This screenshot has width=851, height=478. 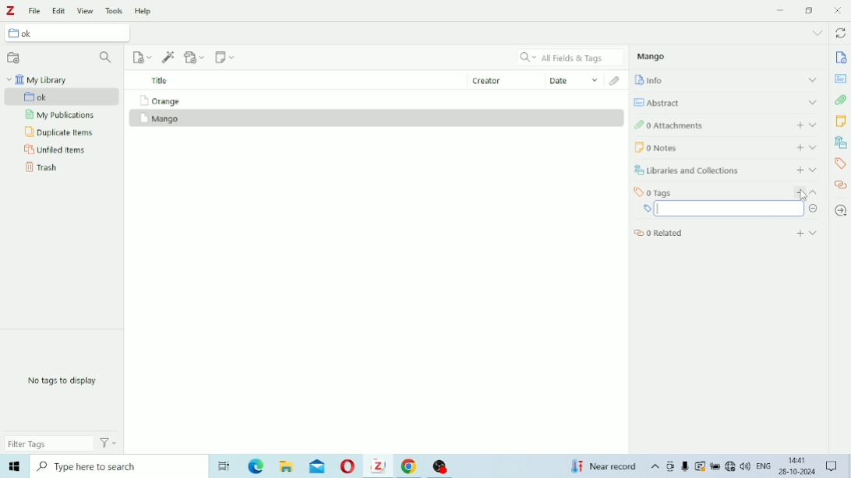 I want to click on List all tabs, so click(x=818, y=33).